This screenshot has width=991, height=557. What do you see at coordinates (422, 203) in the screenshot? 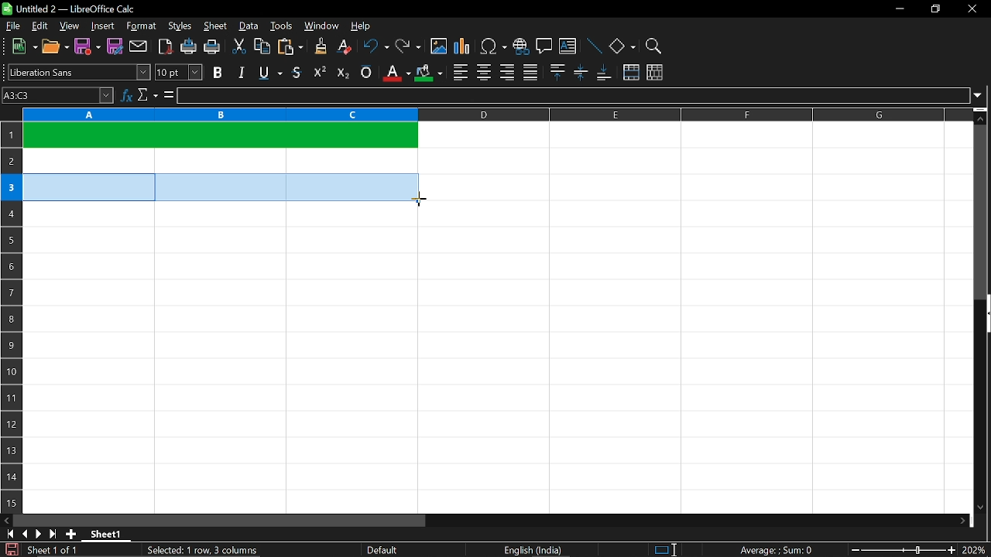
I see `Cursor` at bounding box center [422, 203].